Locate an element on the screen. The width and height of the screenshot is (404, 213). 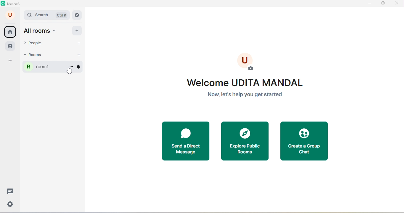
room1 is located at coordinates (39, 68).